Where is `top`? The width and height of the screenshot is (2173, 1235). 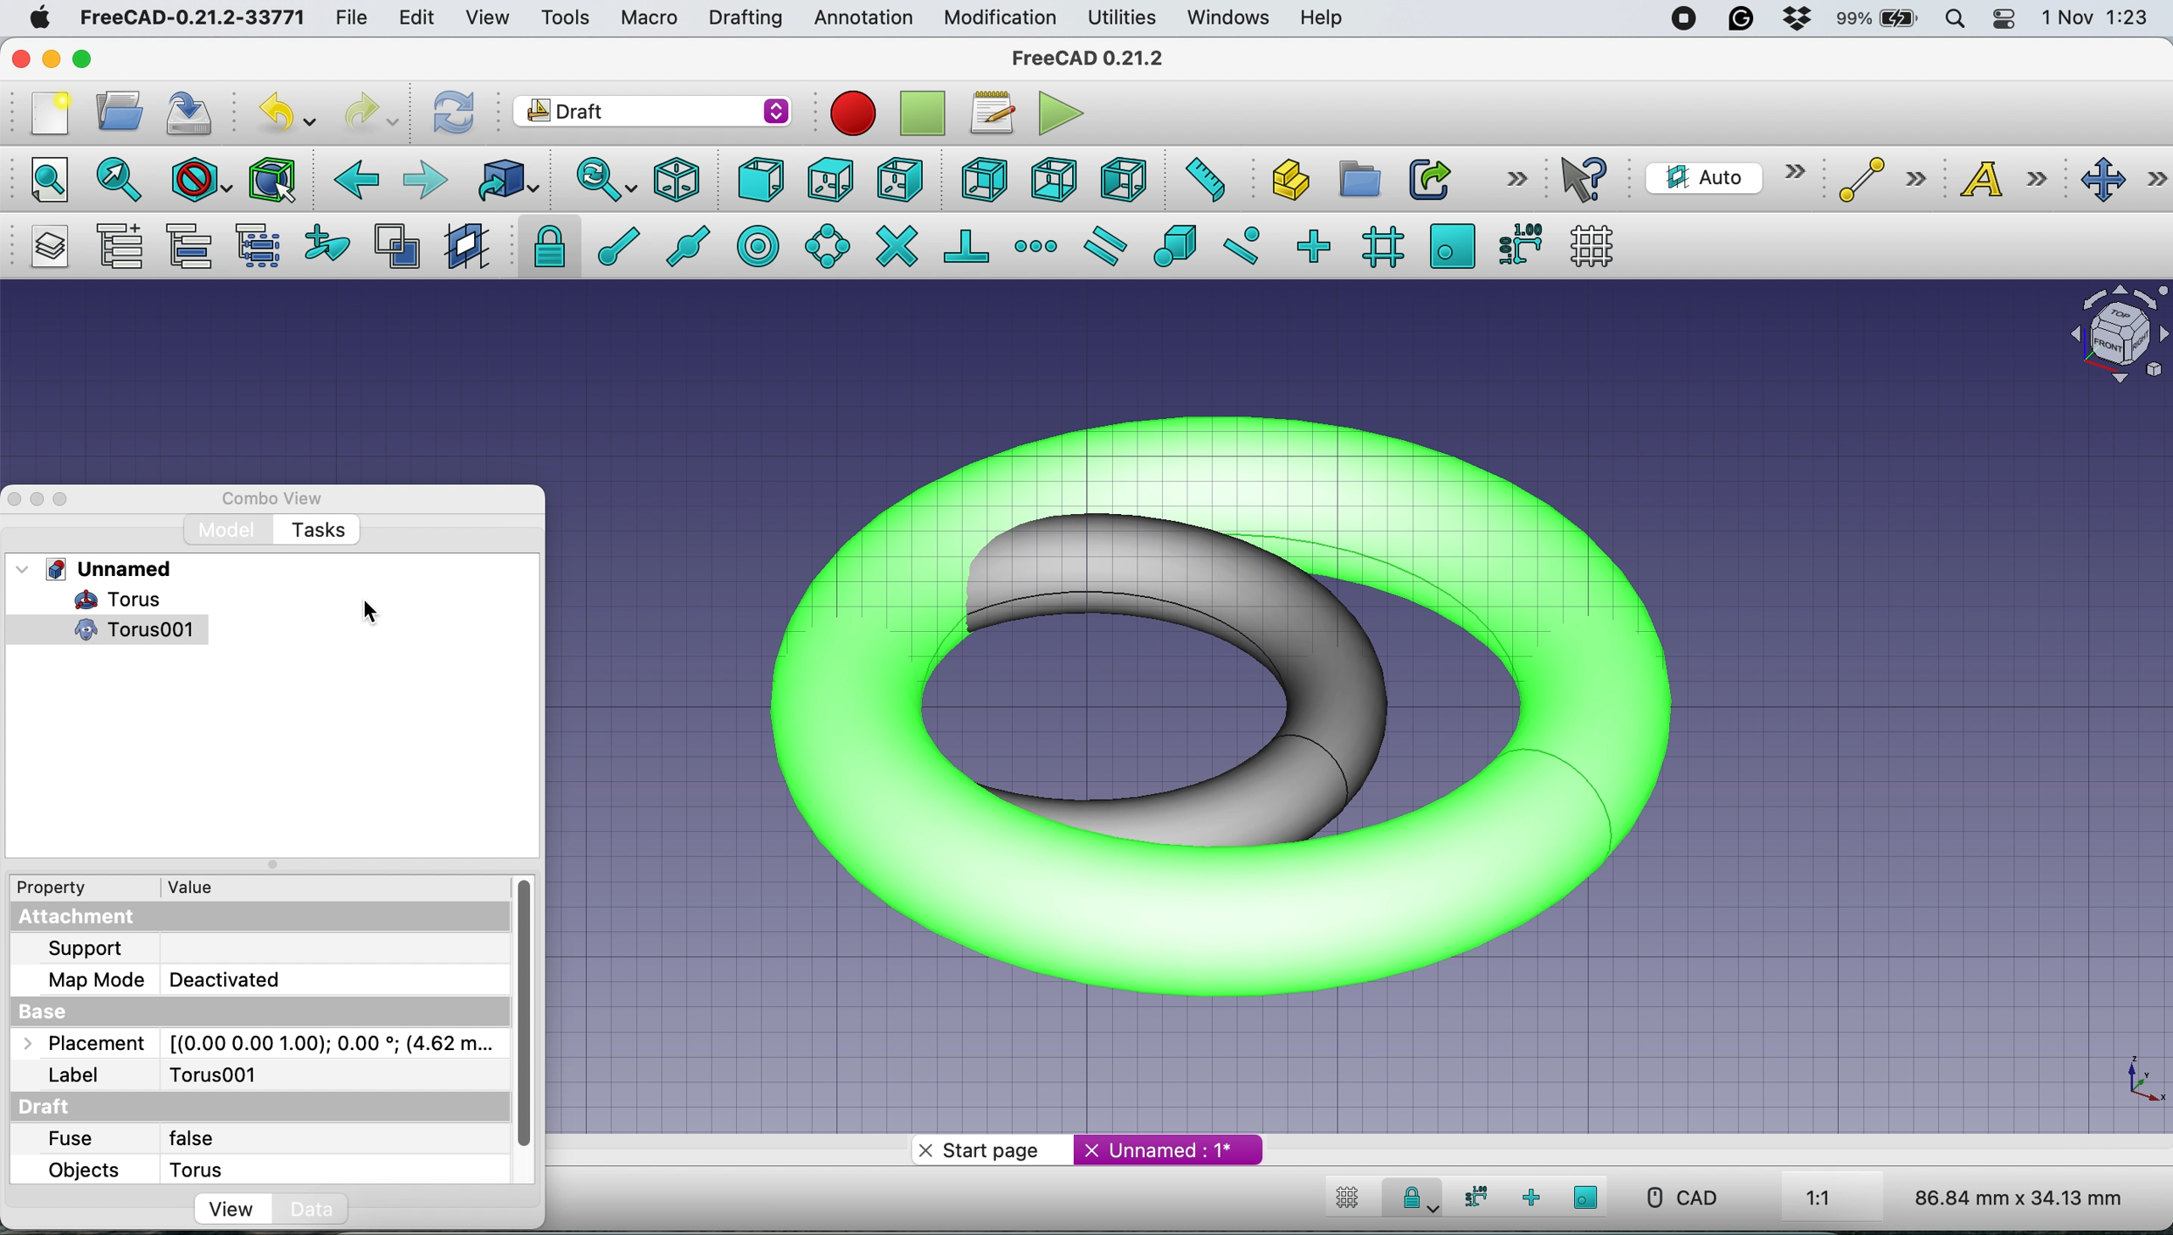
top is located at coordinates (828, 178).